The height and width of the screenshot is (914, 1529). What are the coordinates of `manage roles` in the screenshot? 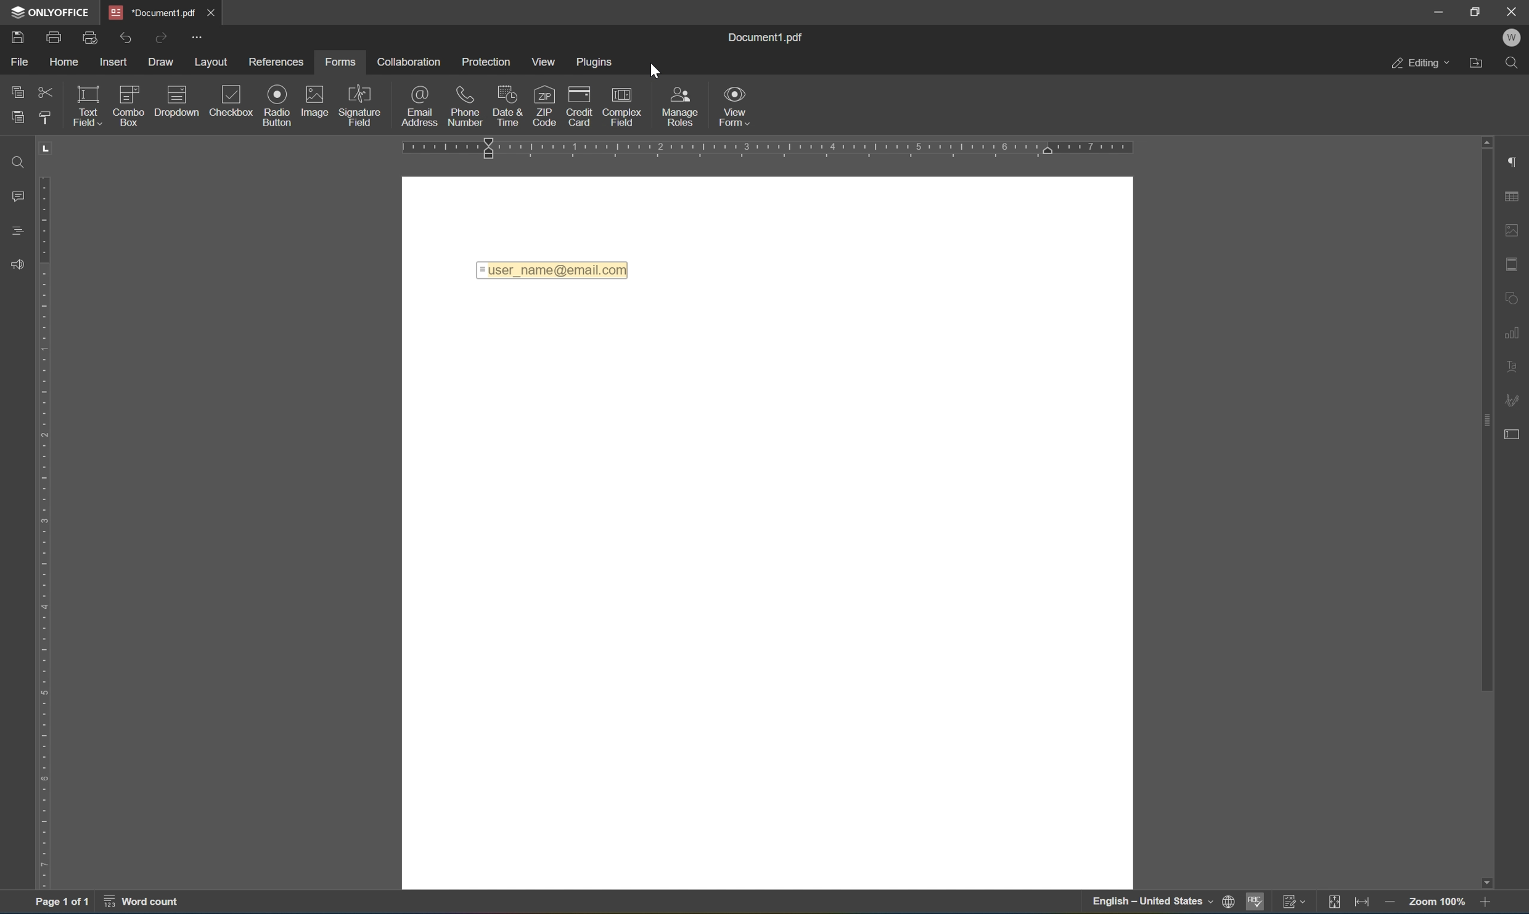 It's located at (681, 103).